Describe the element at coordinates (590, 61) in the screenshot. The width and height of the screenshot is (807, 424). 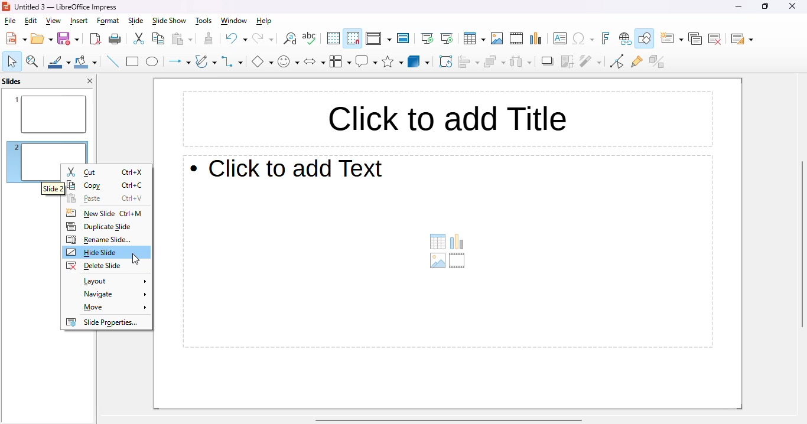
I see `filter` at that location.